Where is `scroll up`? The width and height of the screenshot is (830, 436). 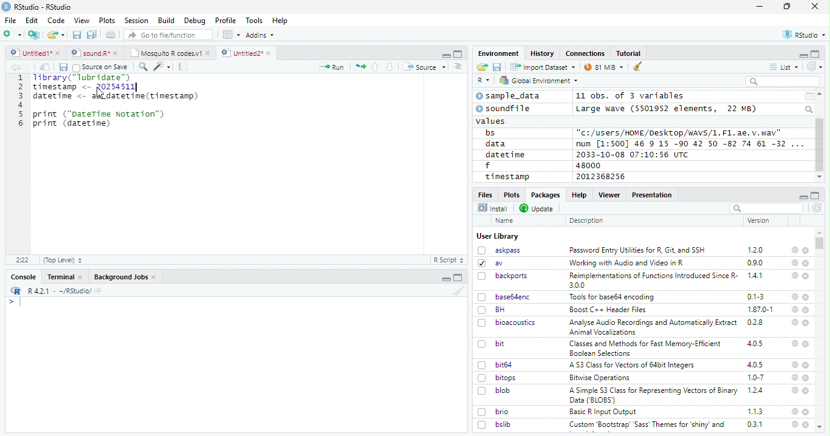 scroll up is located at coordinates (821, 94).